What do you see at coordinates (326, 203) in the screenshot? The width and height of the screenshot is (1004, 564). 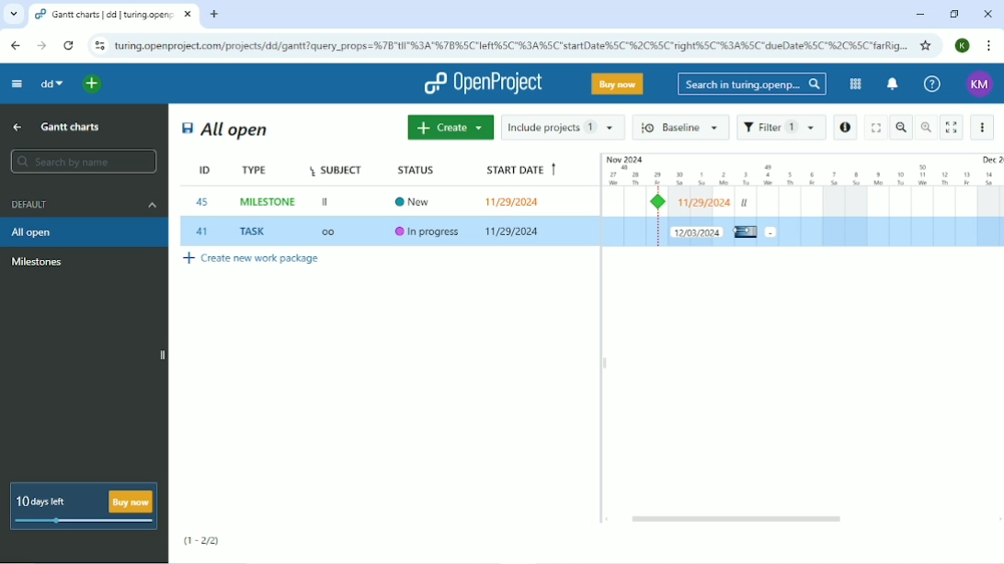 I see `II` at bounding box center [326, 203].